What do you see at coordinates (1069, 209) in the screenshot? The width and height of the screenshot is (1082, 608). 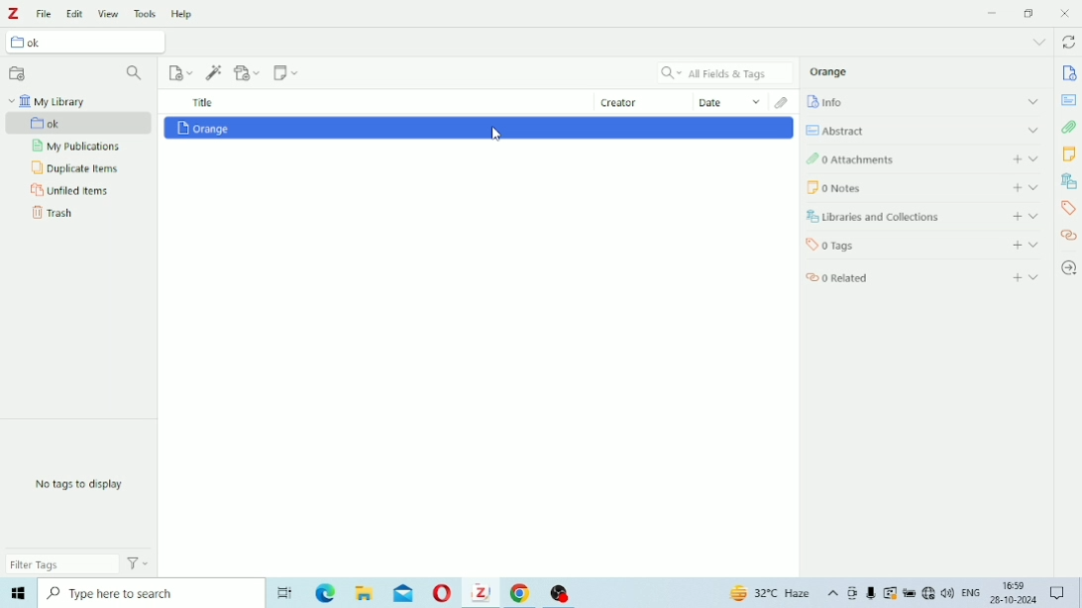 I see `Tags` at bounding box center [1069, 209].